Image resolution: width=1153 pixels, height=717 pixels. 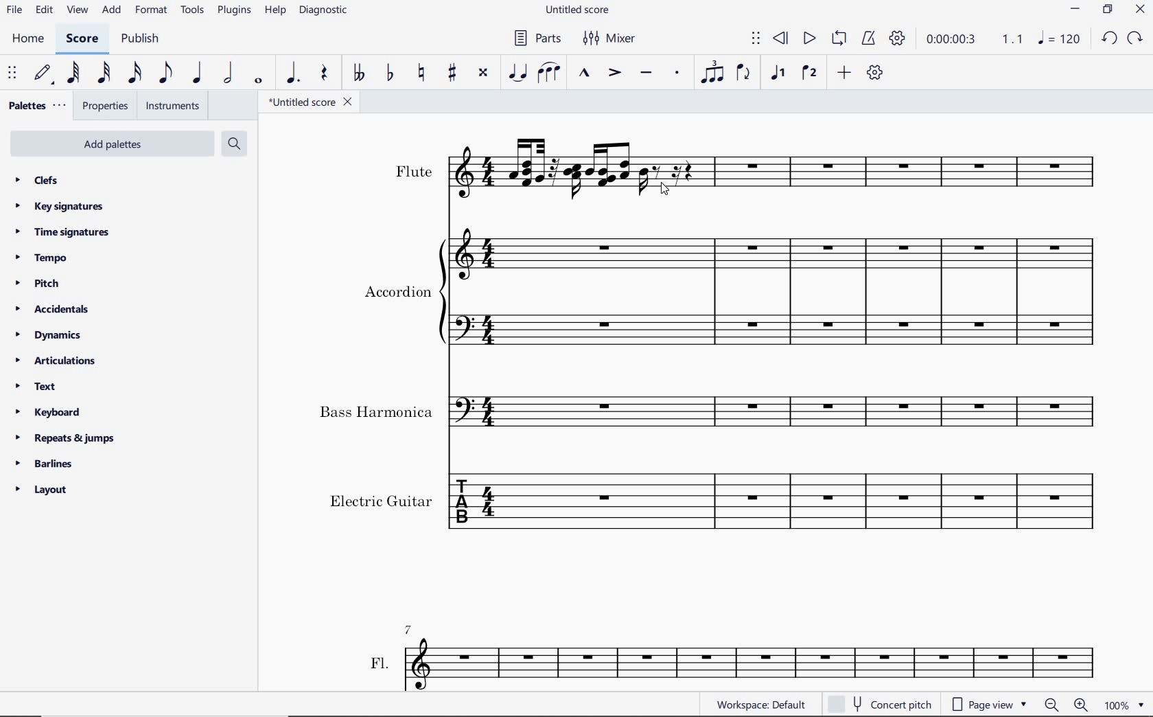 I want to click on augmentation dot, so click(x=290, y=73).